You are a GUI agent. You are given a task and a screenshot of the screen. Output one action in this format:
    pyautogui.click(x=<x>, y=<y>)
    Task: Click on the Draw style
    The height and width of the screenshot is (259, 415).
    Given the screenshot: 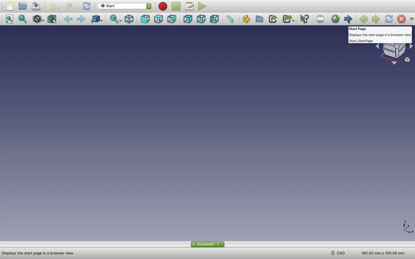 What is the action you would take?
    pyautogui.click(x=38, y=19)
    